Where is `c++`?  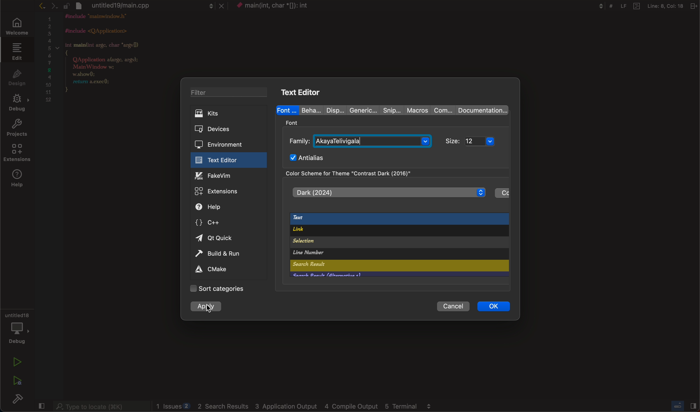 c++ is located at coordinates (217, 222).